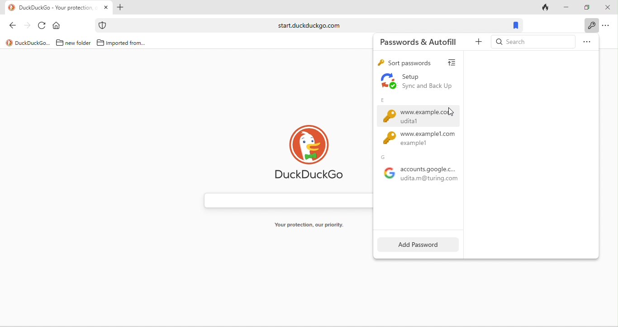 The width and height of the screenshot is (618, 327). I want to click on option, so click(608, 26).